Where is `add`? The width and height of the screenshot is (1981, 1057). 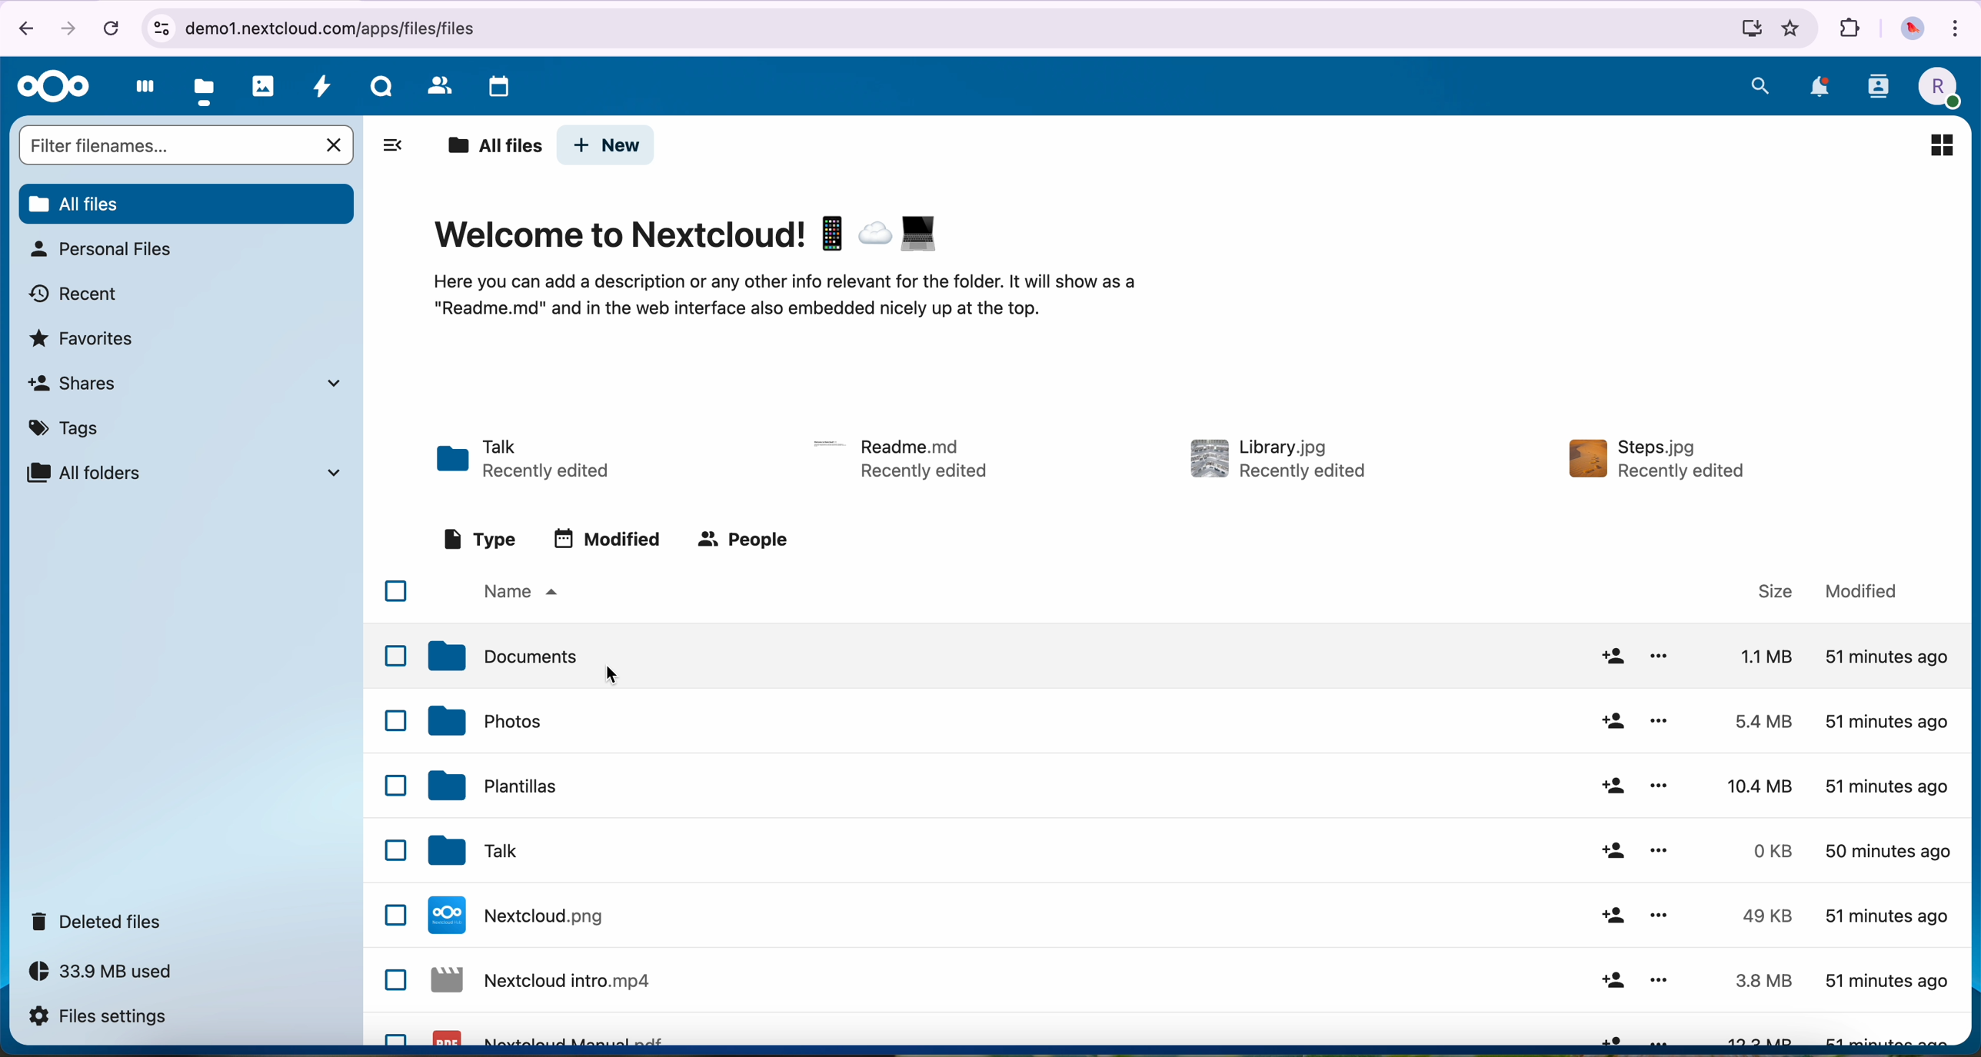
add is located at coordinates (1615, 786).